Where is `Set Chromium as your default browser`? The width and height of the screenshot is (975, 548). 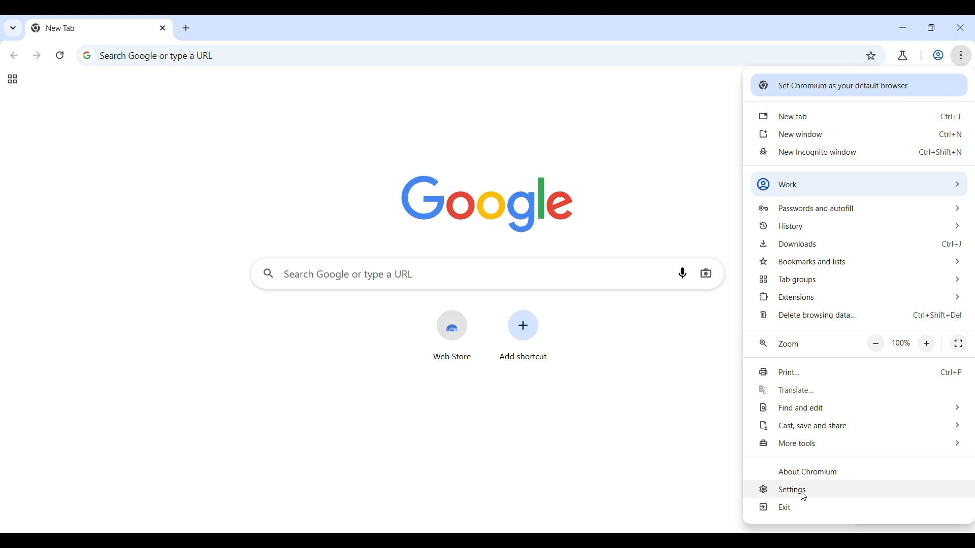 Set Chromium as your default browser is located at coordinates (859, 84).